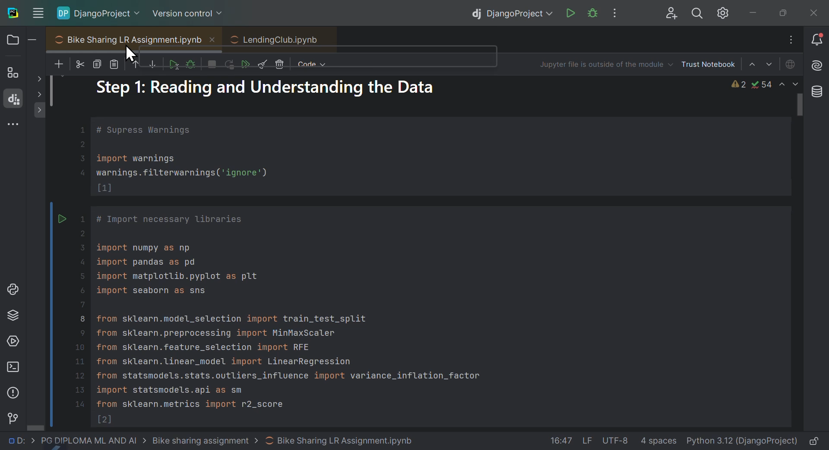 This screenshot has width=829, height=450. I want to click on Django structure, so click(13, 99).